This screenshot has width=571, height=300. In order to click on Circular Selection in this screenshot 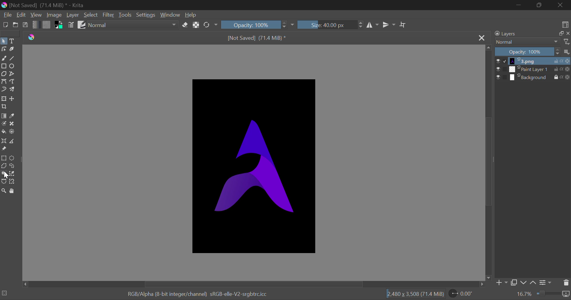, I will do `click(12, 158)`.